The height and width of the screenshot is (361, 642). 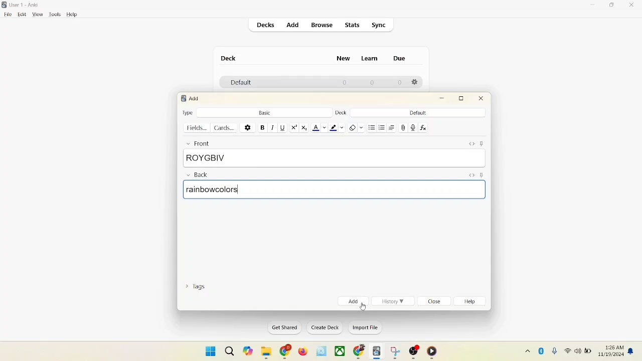 What do you see at coordinates (197, 143) in the screenshot?
I see `front` at bounding box center [197, 143].